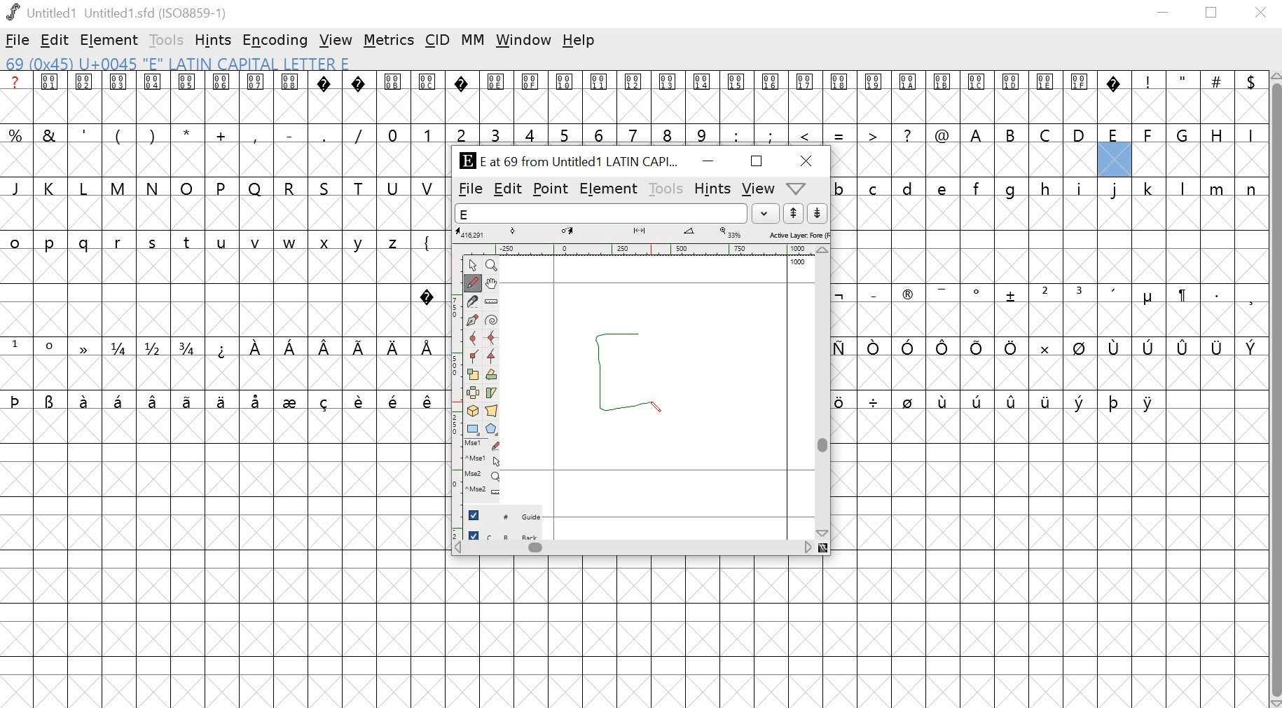  What do you see at coordinates (474, 301) in the screenshot?
I see `Knife` at bounding box center [474, 301].